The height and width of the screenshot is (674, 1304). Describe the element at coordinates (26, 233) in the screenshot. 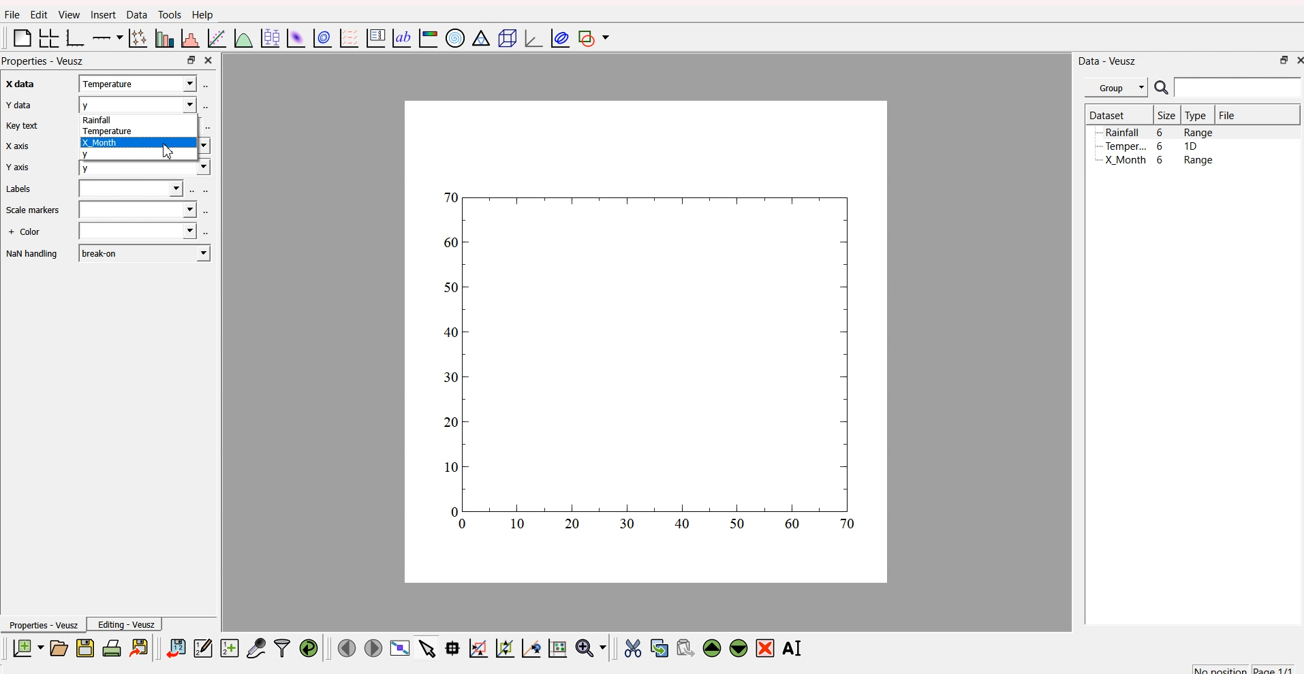

I see `+ Color` at that location.